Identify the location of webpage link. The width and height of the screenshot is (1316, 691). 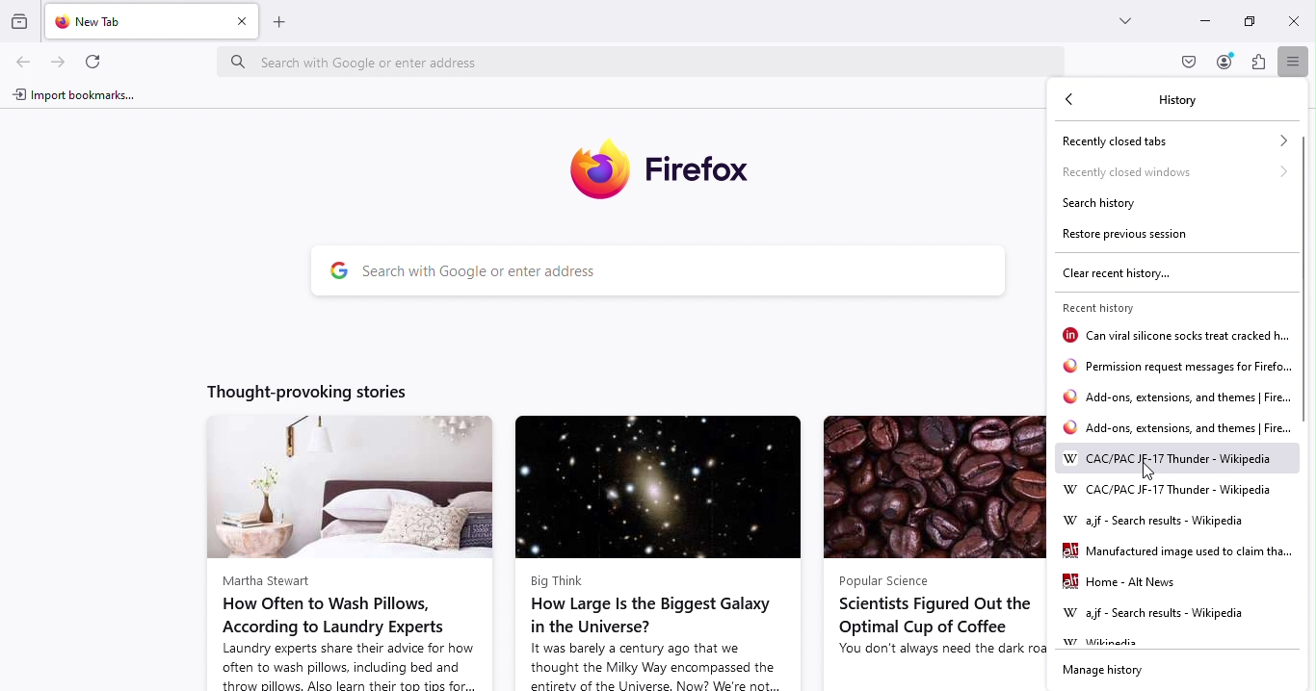
(1158, 615).